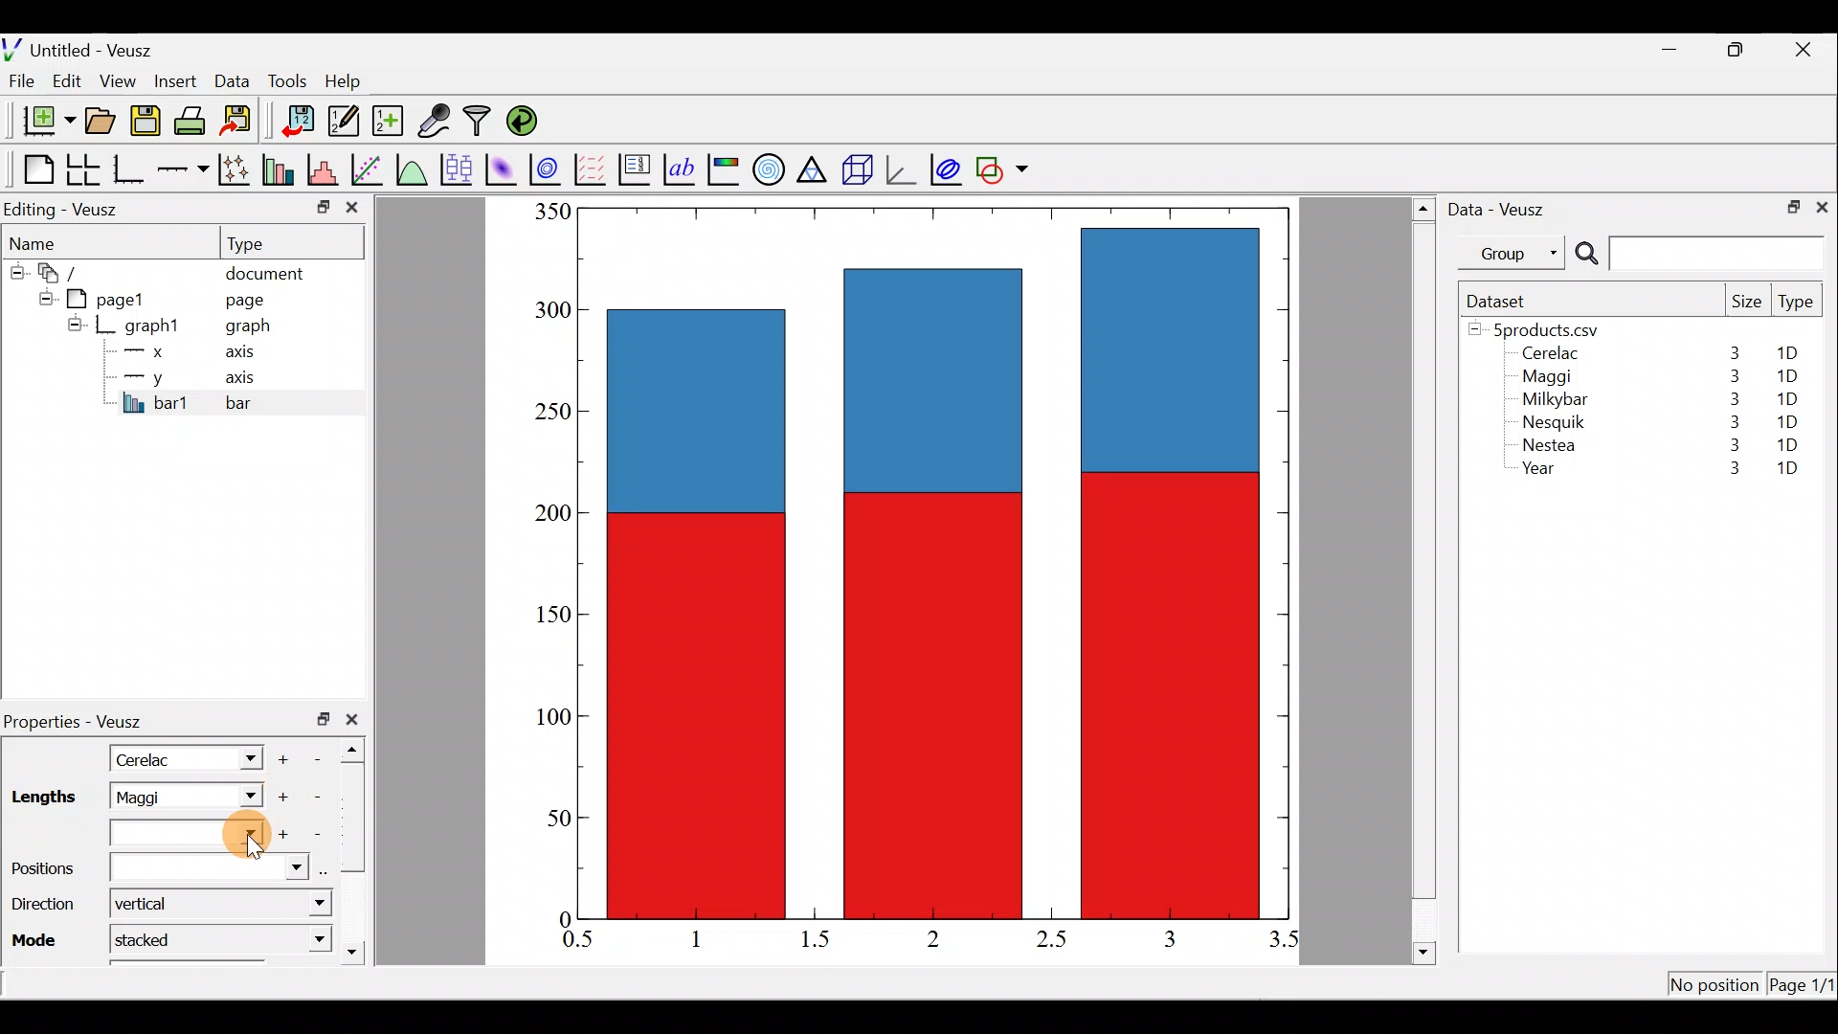 The width and height of the screenshot is (1838, 1034). What do you see at coordinates (324, 719) in the screenshot?
I see `restore down` at bounding box center [324, 719].